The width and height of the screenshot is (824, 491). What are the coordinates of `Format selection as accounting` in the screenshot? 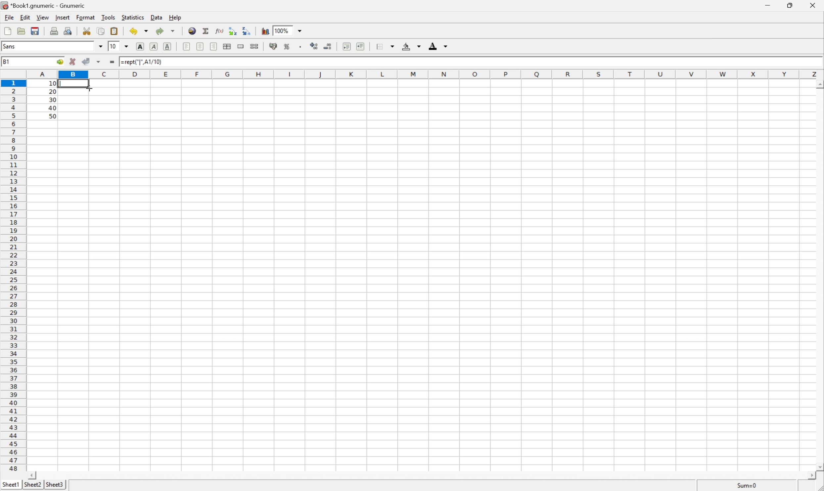 It's located at (274, 46).